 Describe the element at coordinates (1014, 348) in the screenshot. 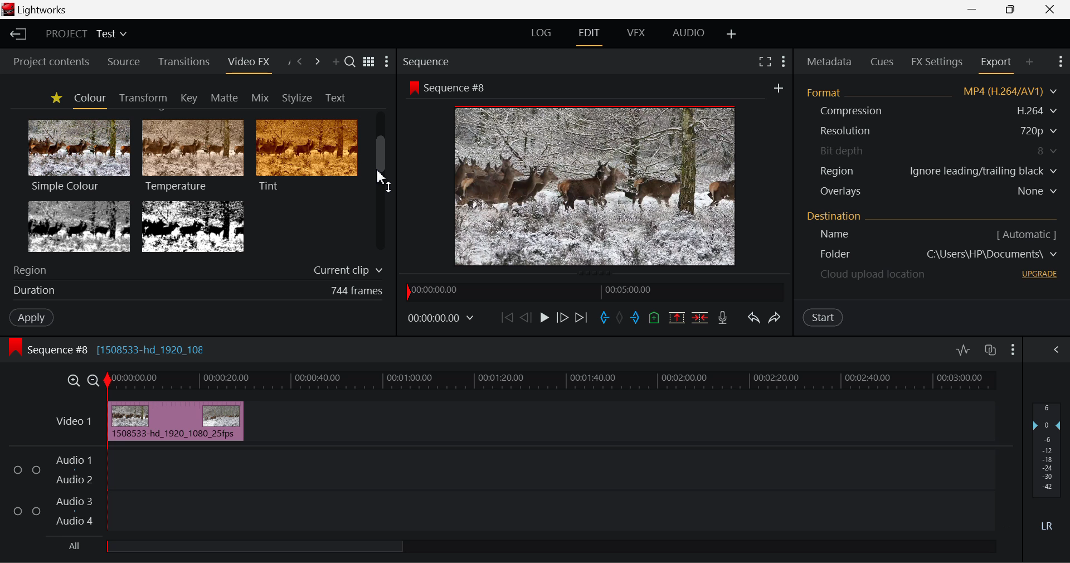

I see `Show Settings` at that location.